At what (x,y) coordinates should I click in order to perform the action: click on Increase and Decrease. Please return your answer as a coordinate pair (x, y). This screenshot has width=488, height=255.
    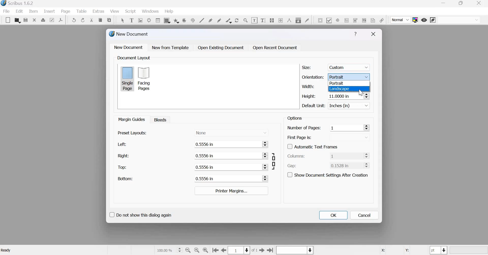
    Looking at the image, I should click on (265, 167).